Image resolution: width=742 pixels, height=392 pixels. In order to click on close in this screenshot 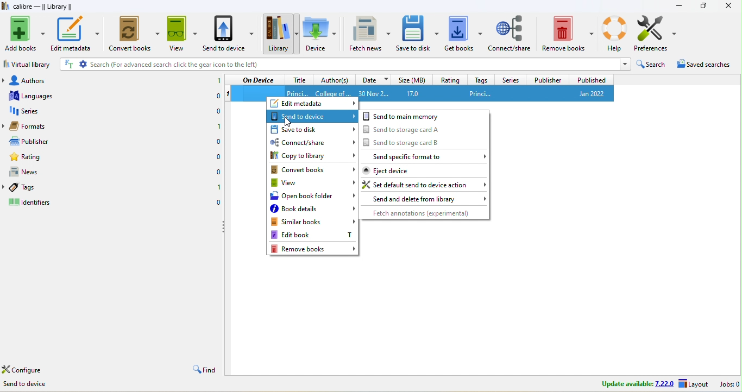, I will do `click(728, 6)`.